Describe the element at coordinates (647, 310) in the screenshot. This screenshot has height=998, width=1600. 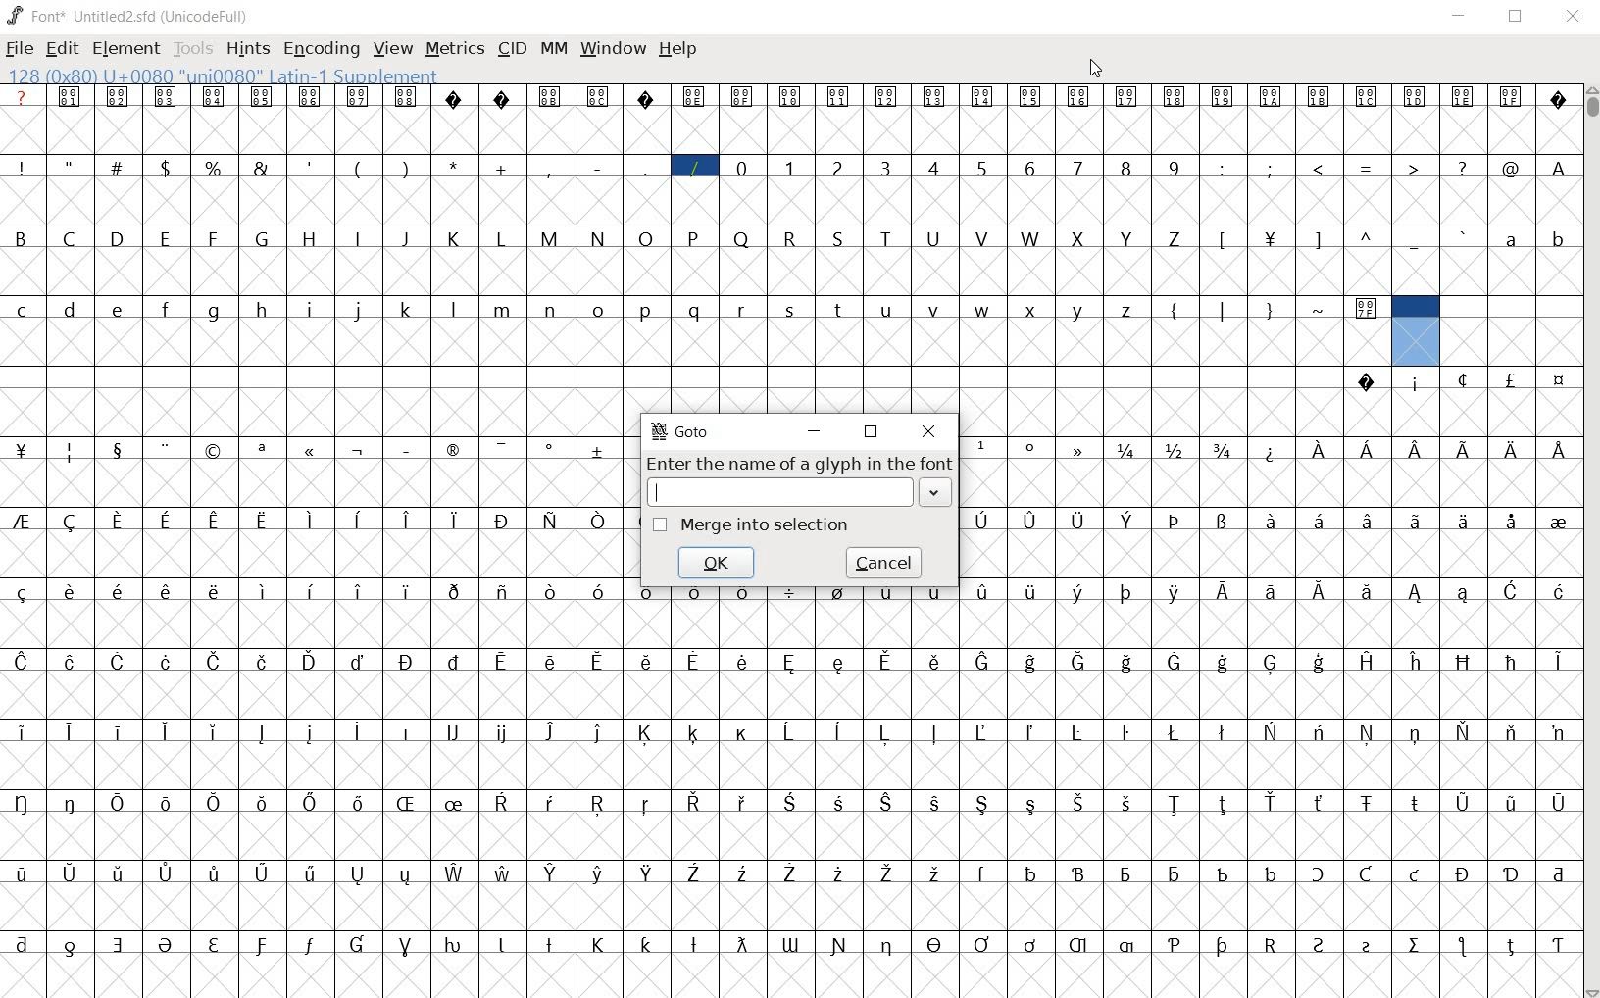
I see `p` at that location.